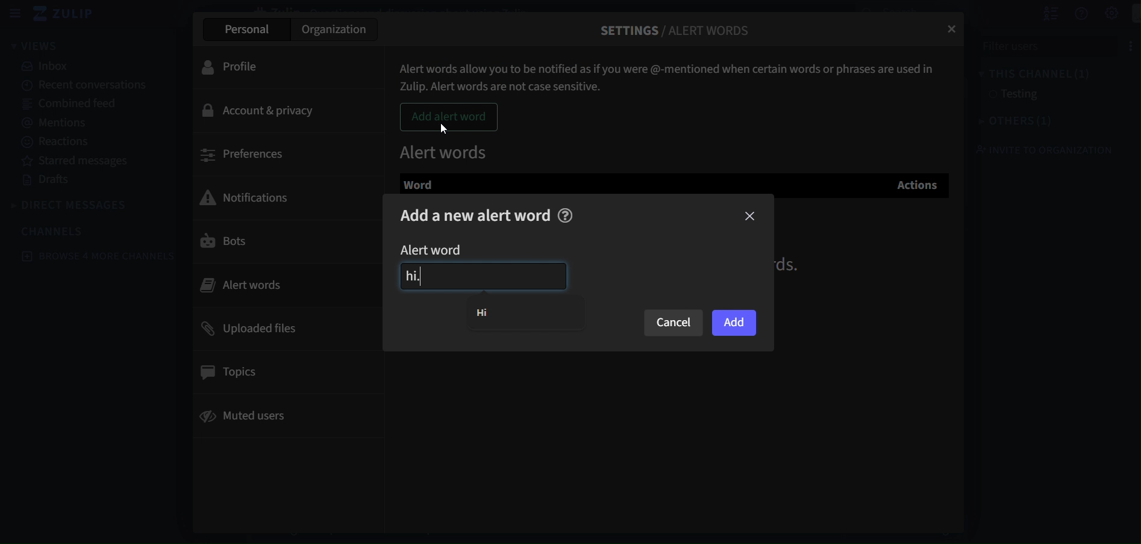 Image resolution: width=1141 pixels, height=544 pixels. I want to click on help icon, so click(566, 215).